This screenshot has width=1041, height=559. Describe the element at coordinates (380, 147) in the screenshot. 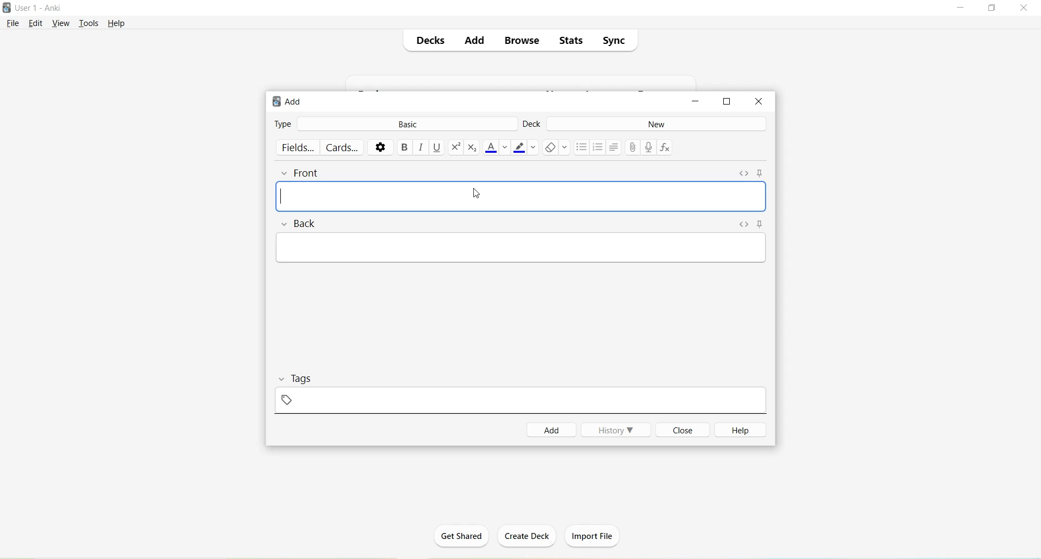

I see `Options` at that location.